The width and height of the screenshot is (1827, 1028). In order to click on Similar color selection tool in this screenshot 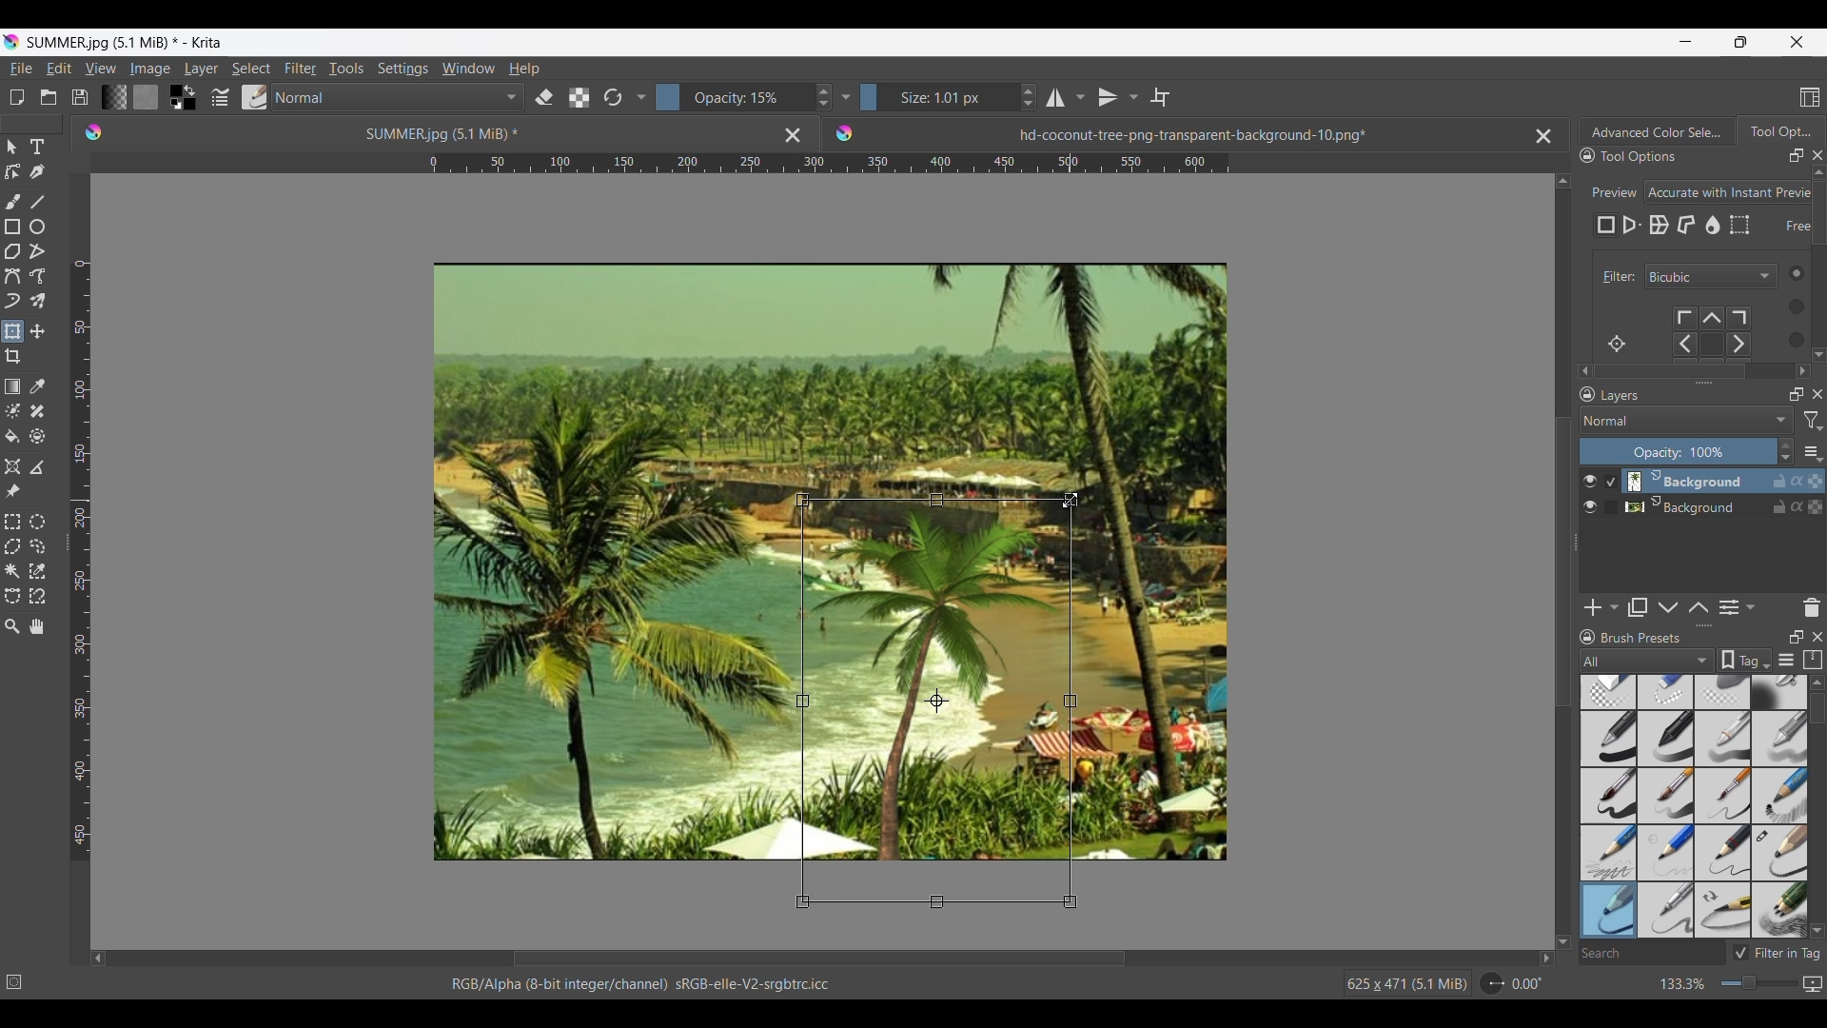, I will do `click(37, 570)`.